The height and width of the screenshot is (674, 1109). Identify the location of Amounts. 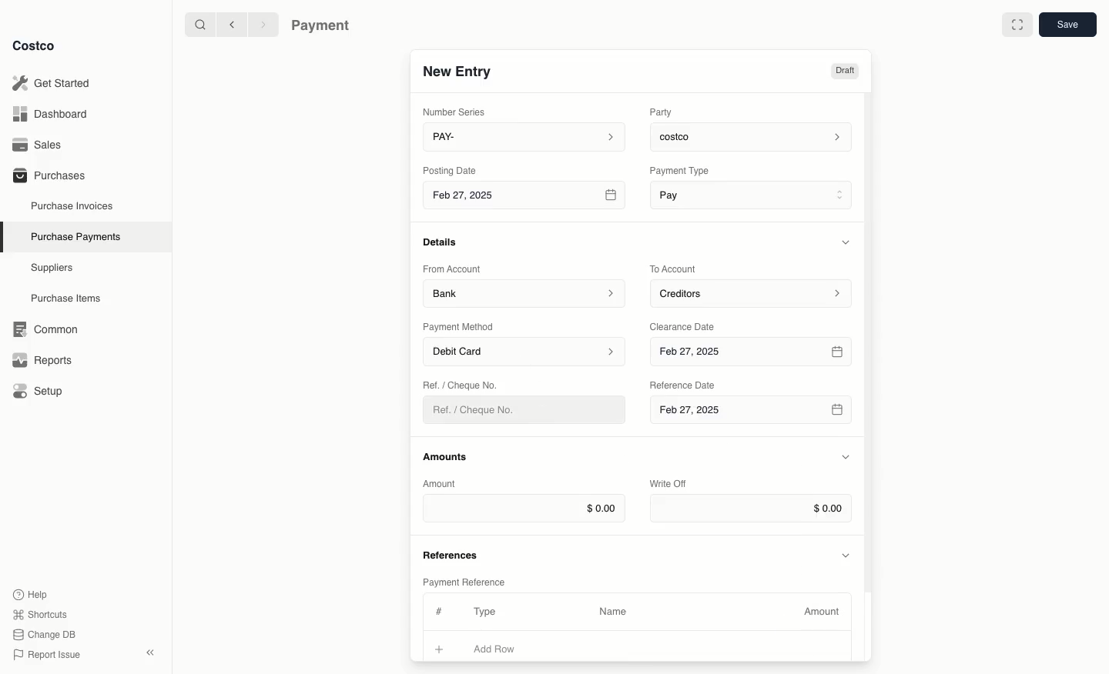
(447, 456).